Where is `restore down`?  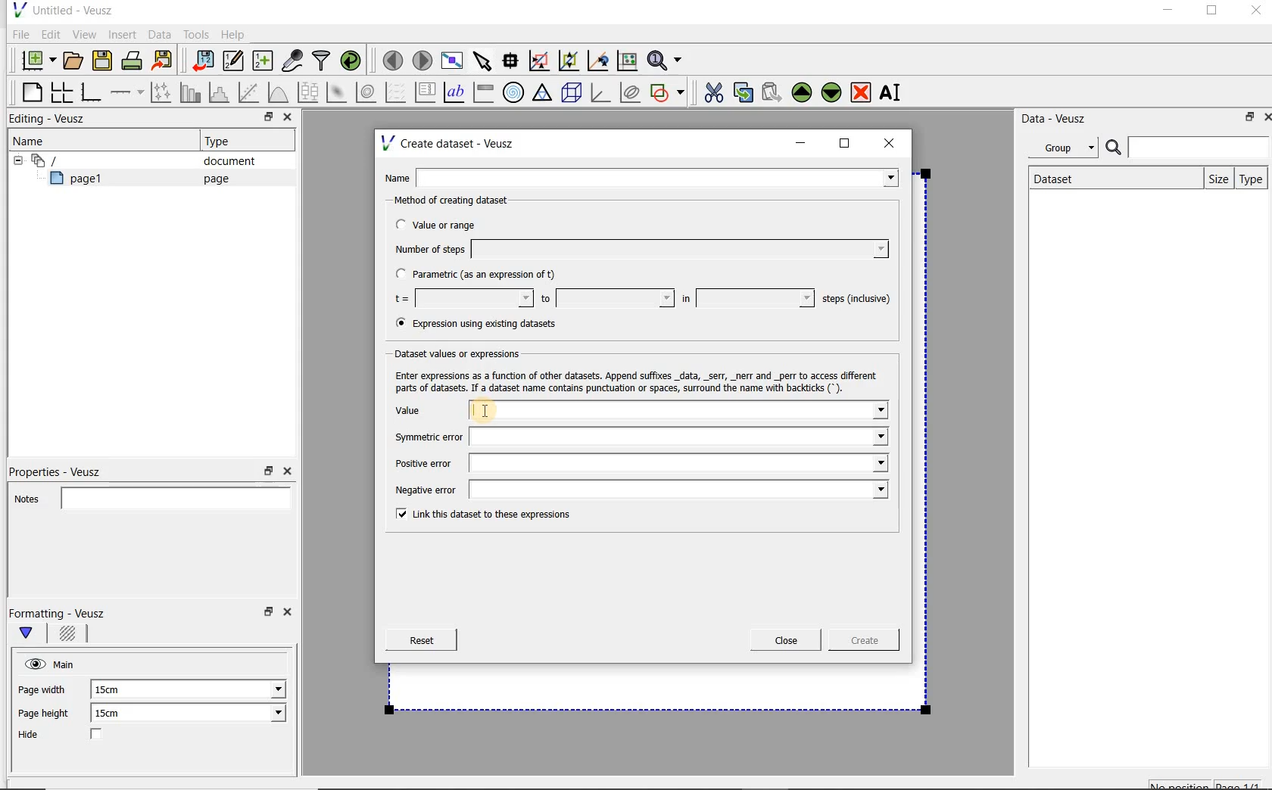
restore down is located at coordinates (1245, 120).